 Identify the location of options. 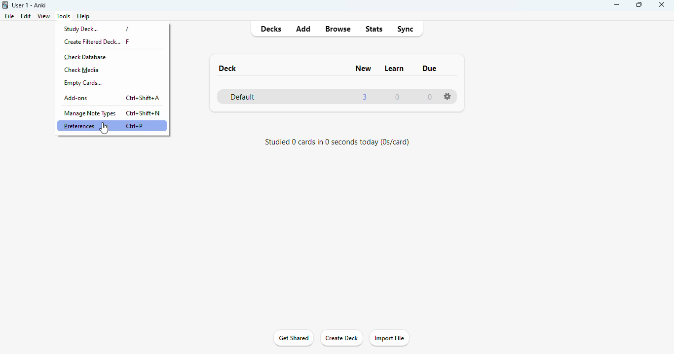
(447, 97).